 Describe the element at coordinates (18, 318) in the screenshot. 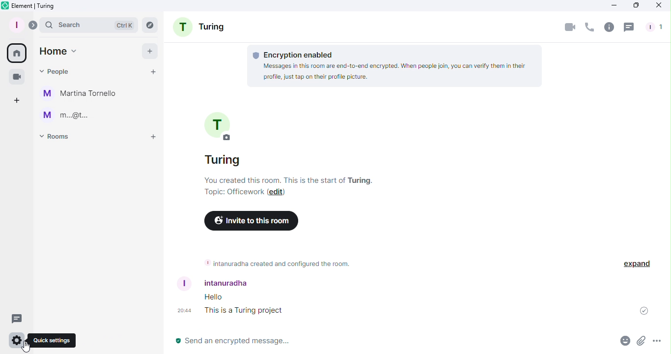

I see `Threads` at that location.